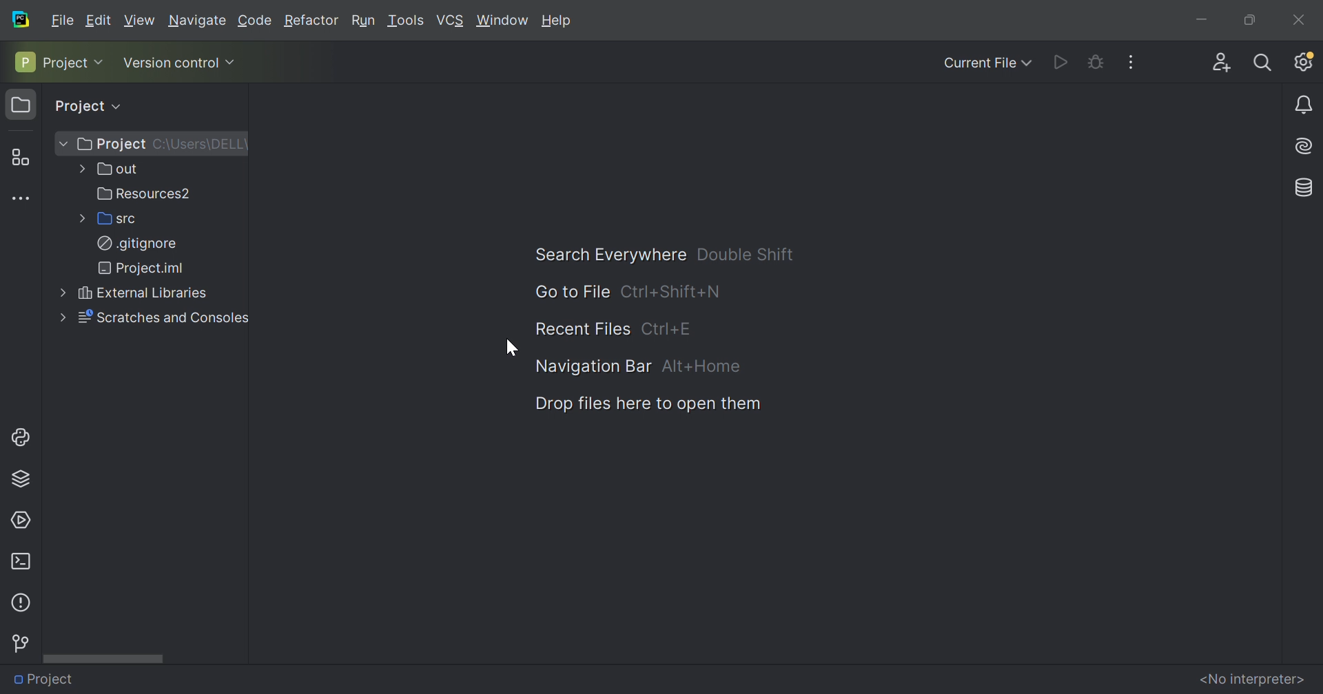 The width and height of the screenshot is (1323, 694). Describe the element at coordinates (140, 293) in the screenshot. I see `External Libraries` at that location.